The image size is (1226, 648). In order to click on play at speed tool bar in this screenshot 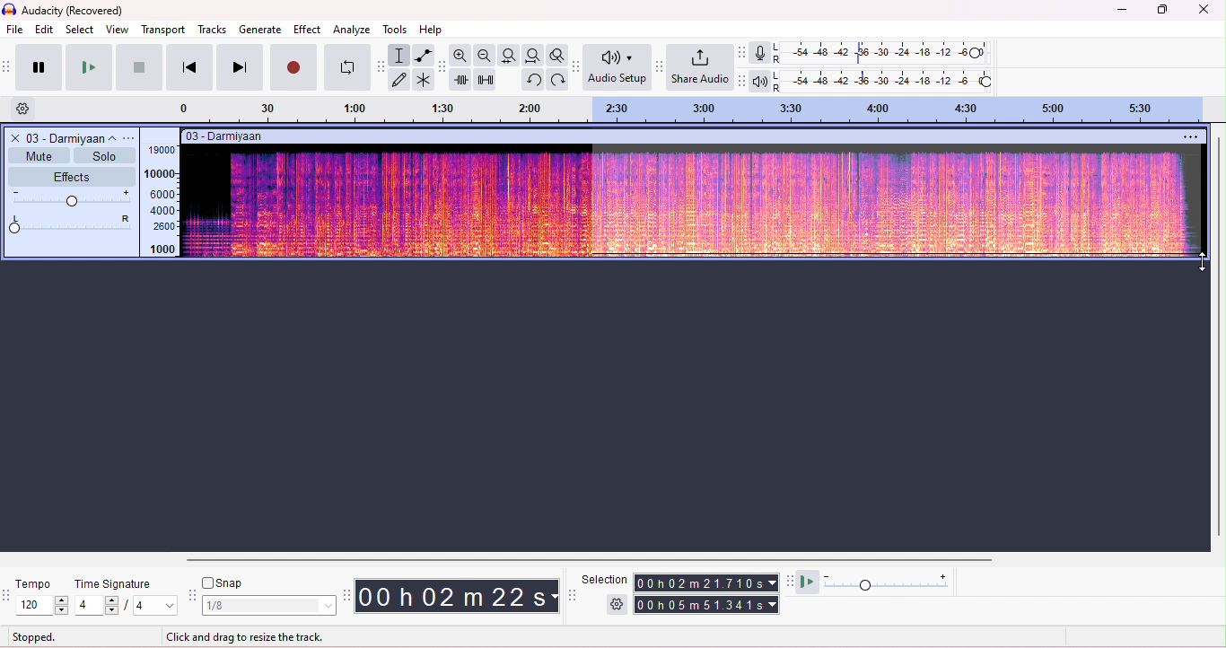, I will do `click(789, 581)`.